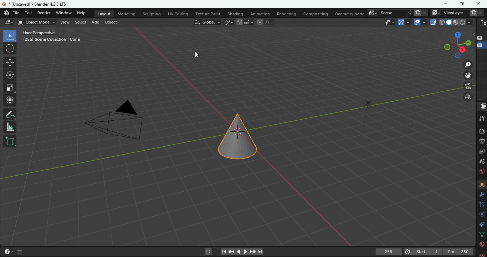 The height and width of the screenshot is (257, 487). Describe the element at coordinates (409, 21) in the screenshot. I see `Gizmos` at that location.